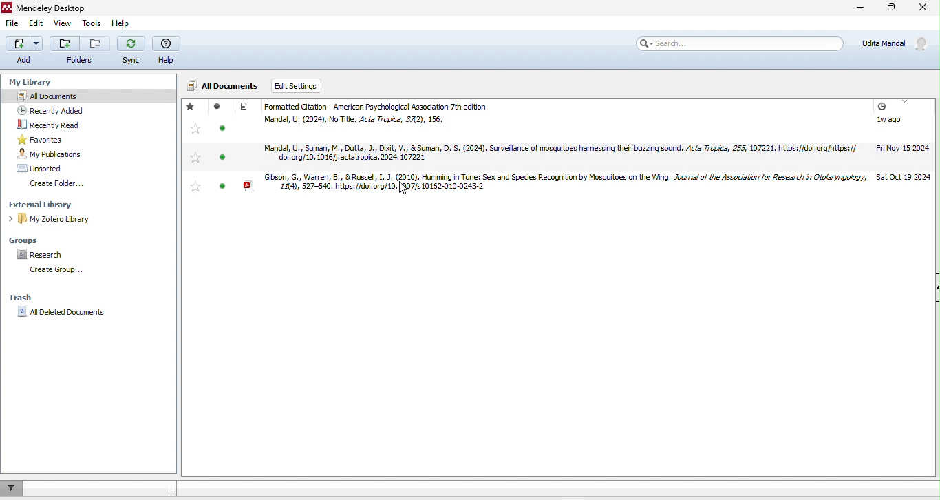  What do you see at coordinates (558, 183) in the screenshot?
I see `Gibson, G., Warren, B., &Russel, I. J. (2010). Humming in Tune: Sex and Species Recognition by Mosquitoes on the Wing. Journal of the Association for Research in Otolaryngology,
il 11(4), 527-540. https://dol.org/10. [7/5 10162-010-0243-2` at bounding box center [558, 183].